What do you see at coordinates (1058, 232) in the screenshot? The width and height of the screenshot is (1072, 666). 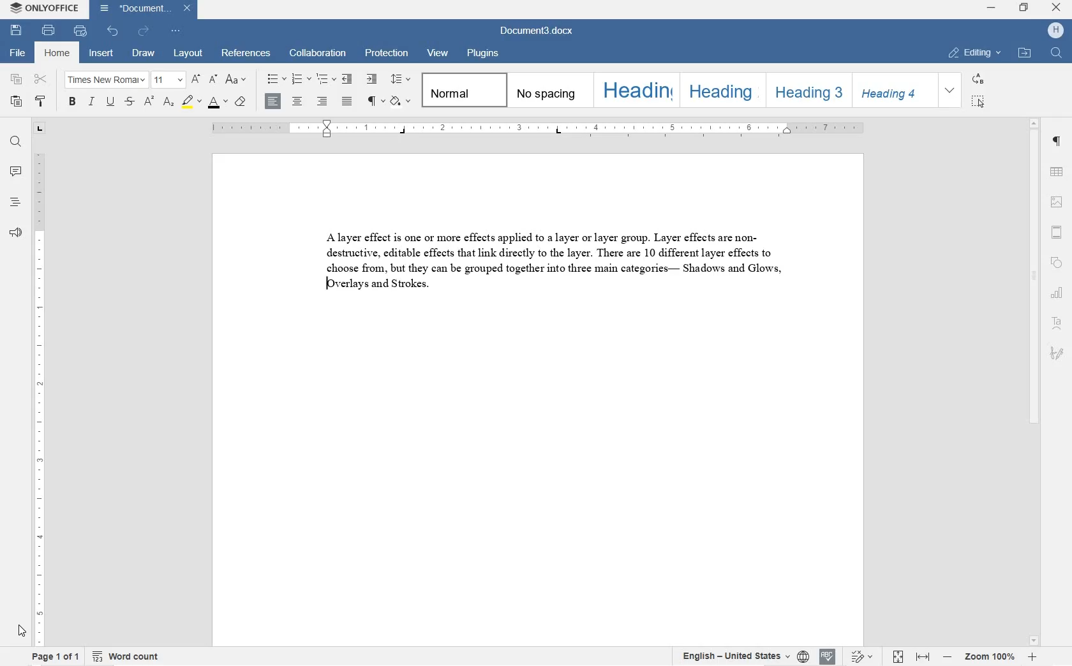 I see `HEADERS & FOOTERS` at bounding box center [1058, 232].